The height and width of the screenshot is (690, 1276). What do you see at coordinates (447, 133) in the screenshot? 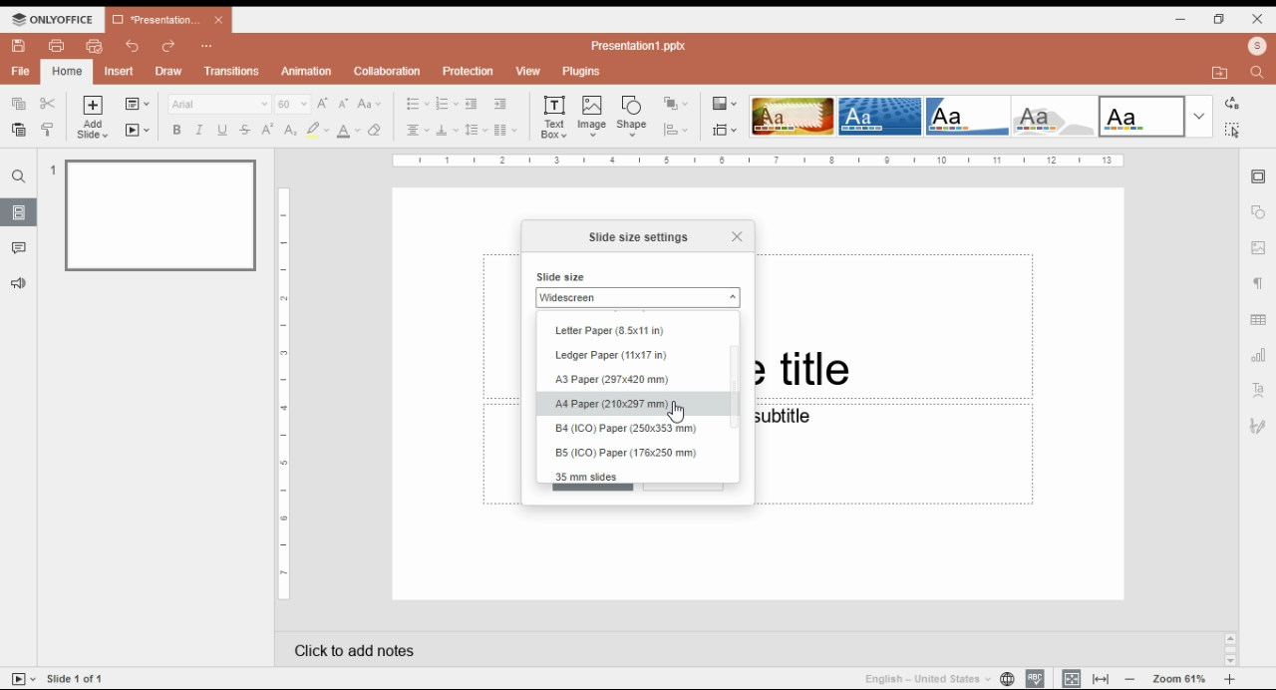
I see `vertical alignment` at bounding box center [447, 133].